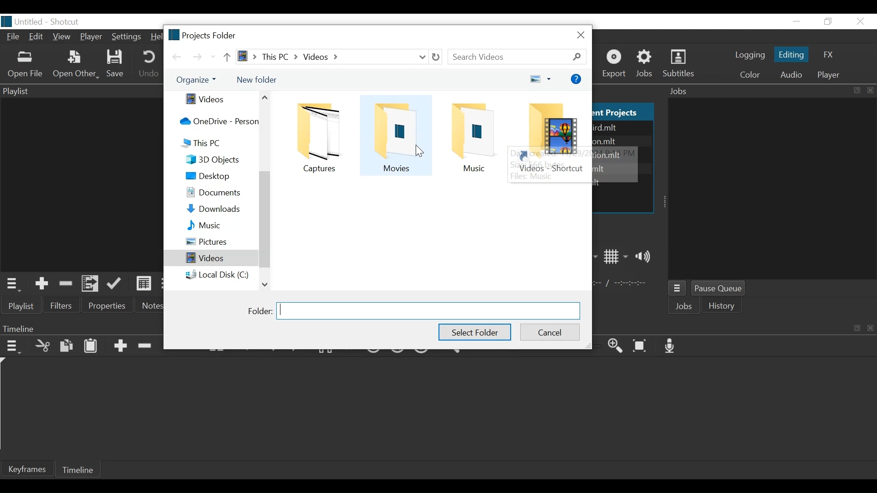  What do you see at coordinates (194, 81) in the screenshot?
I see `Organize` at bounding box center [194, 81].